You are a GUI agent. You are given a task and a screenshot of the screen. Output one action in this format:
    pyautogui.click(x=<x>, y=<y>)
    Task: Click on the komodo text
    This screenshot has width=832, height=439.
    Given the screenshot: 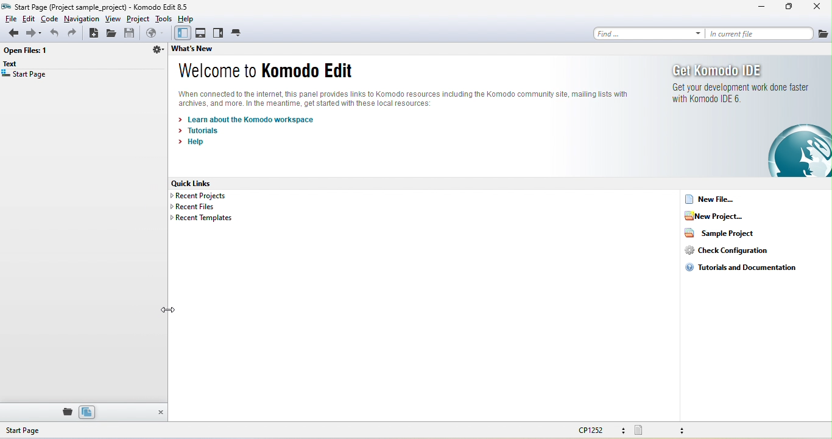 What is the action you would take?
    pyautogui.click(x=415, y=99)
    